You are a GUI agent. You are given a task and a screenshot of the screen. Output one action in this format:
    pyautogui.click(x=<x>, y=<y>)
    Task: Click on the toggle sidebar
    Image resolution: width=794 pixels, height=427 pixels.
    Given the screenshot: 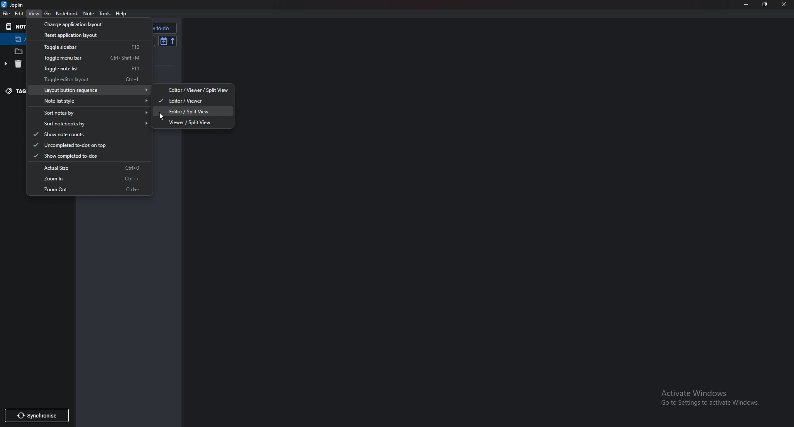 What is the action you would take?
    pyautogui.click(x=88, y=47)
    